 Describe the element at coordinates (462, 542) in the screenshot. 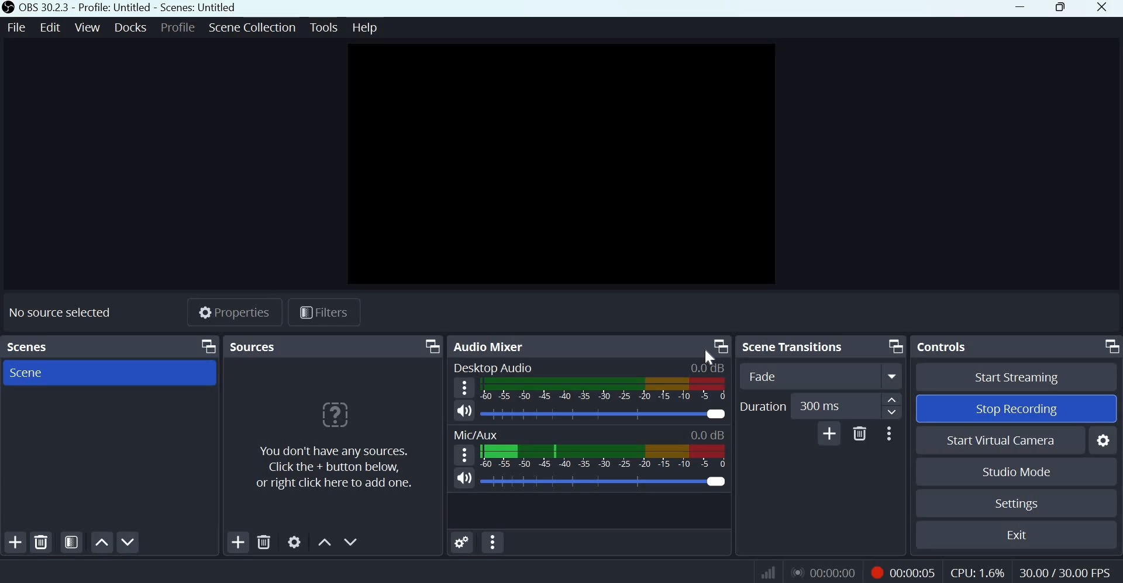

I see `Advanced Audio Properties` at that location.